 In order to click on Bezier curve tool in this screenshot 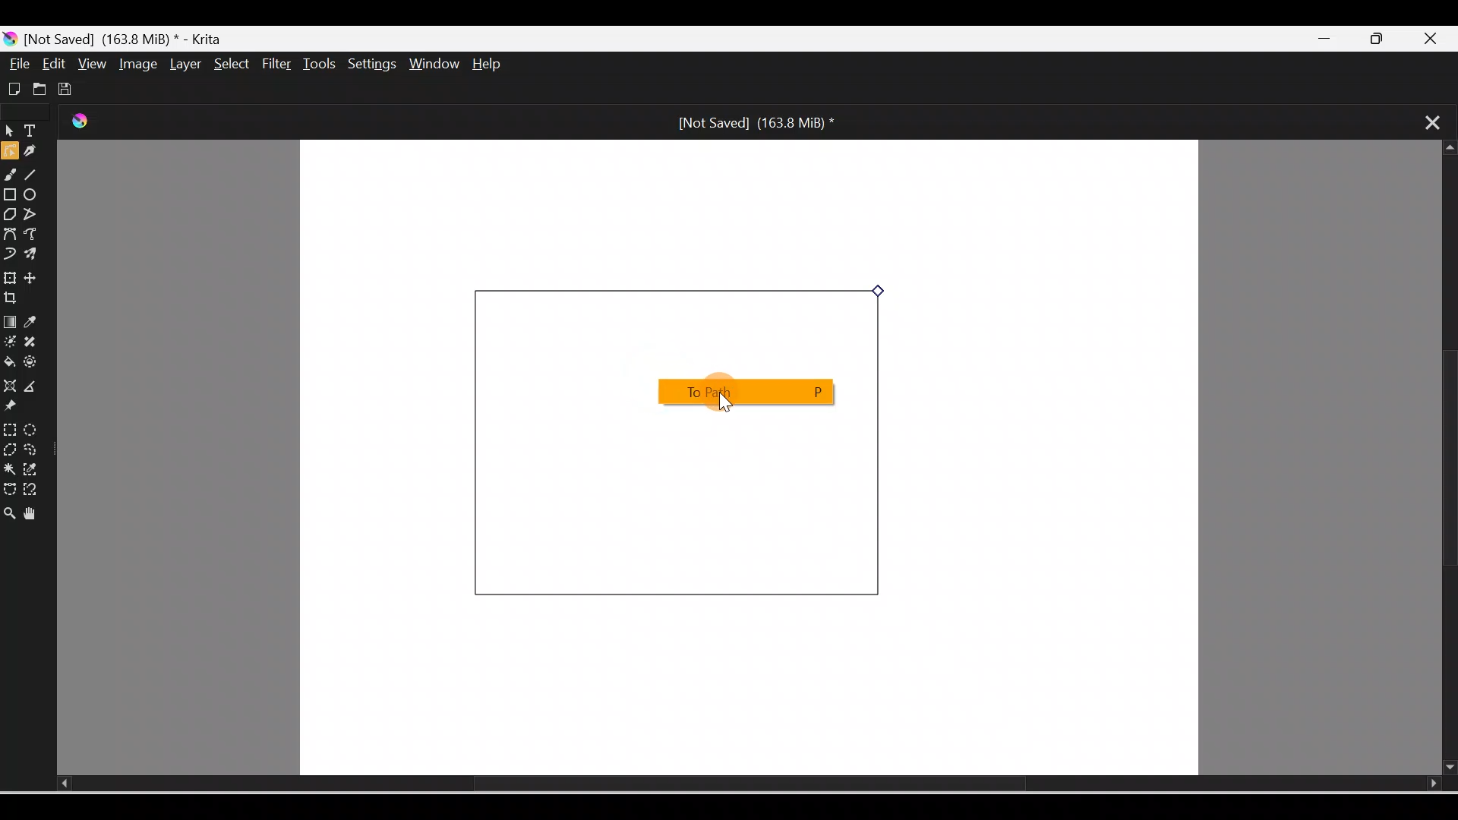, I will do `click(11, 233)`.